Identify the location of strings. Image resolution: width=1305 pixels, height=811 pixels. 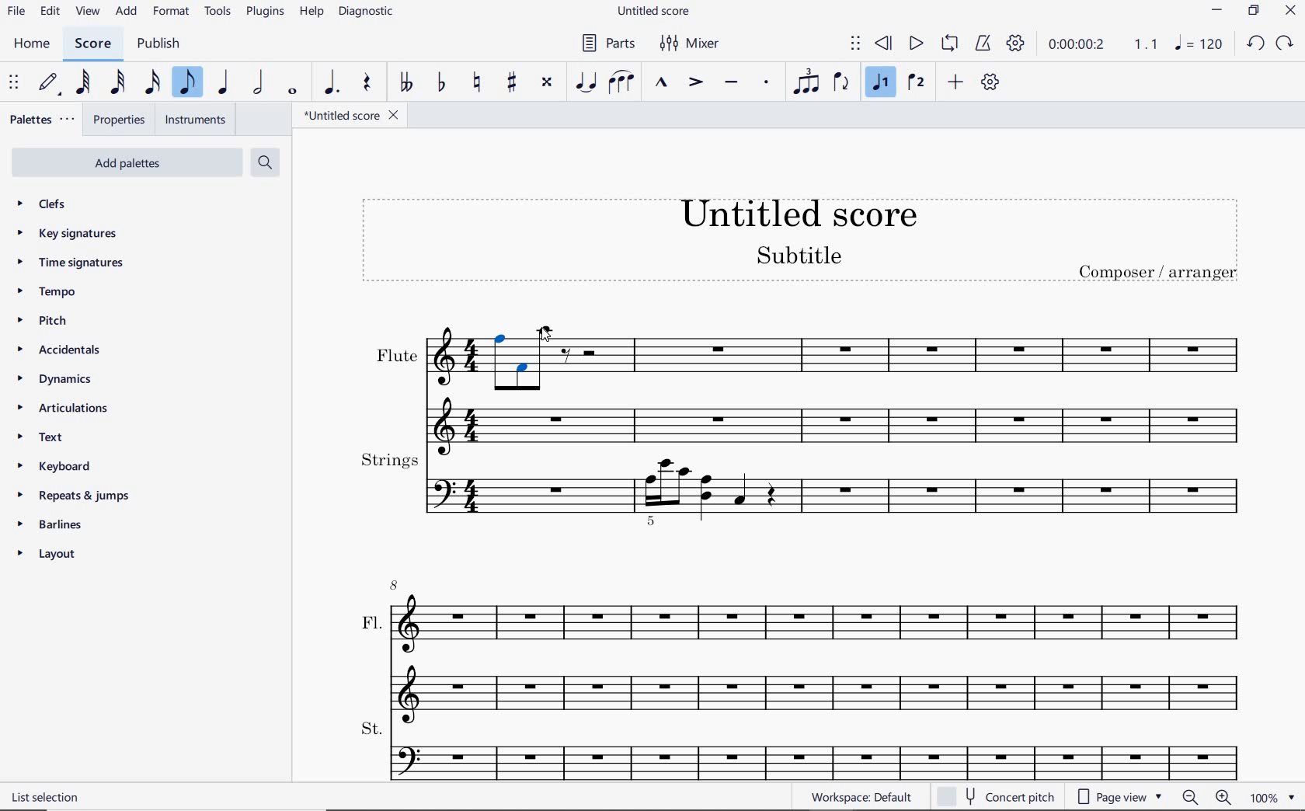
(802, 487).